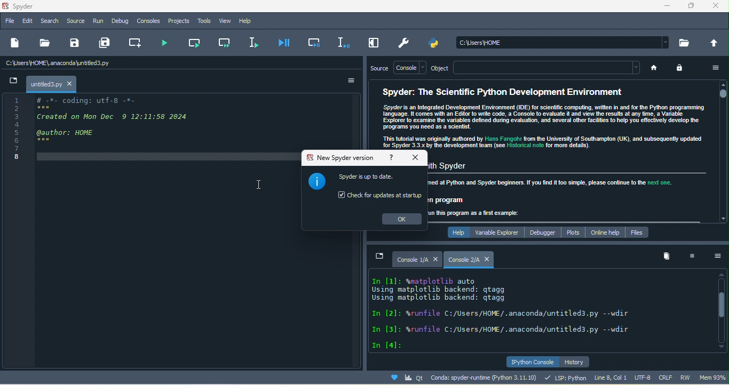 This screenshot has height=385, width=729. What do you see at coordinates (435, 258) in the screenshot?
I see `close` at bounding box center [435, 258].